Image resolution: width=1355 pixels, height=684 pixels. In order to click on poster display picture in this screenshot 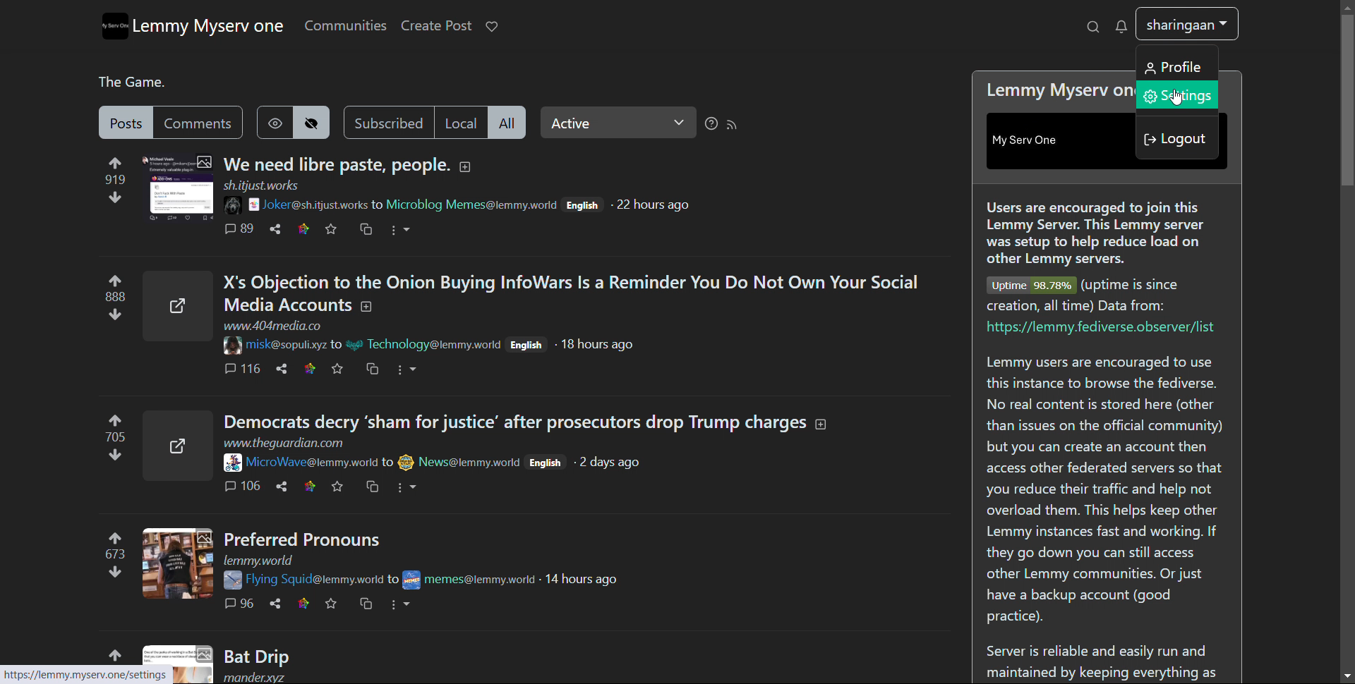, I will do `click(241, 204)`.